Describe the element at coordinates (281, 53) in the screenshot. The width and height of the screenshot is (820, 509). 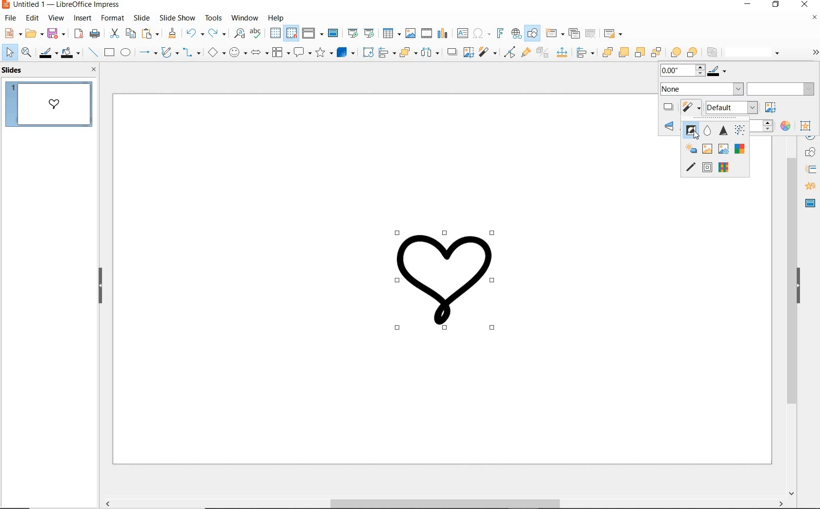
I see `flowchart` at that location.